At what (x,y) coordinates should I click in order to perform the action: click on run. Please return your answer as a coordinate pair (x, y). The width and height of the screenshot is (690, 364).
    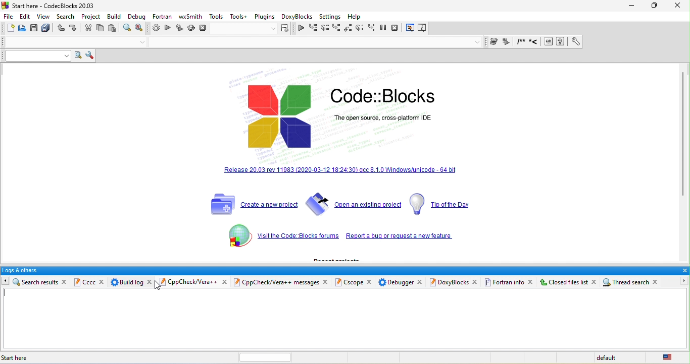
    Looking at the image, I should click on (168, 29).